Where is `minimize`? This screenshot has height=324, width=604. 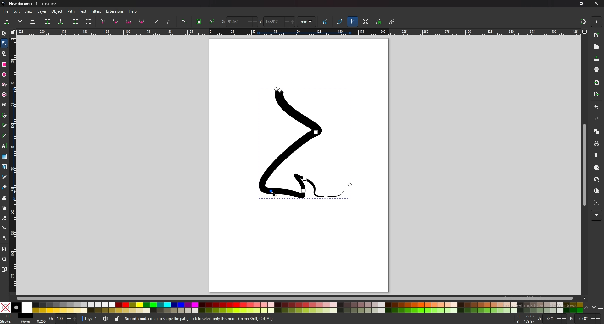
minimize is located at coordinates (568, 3).